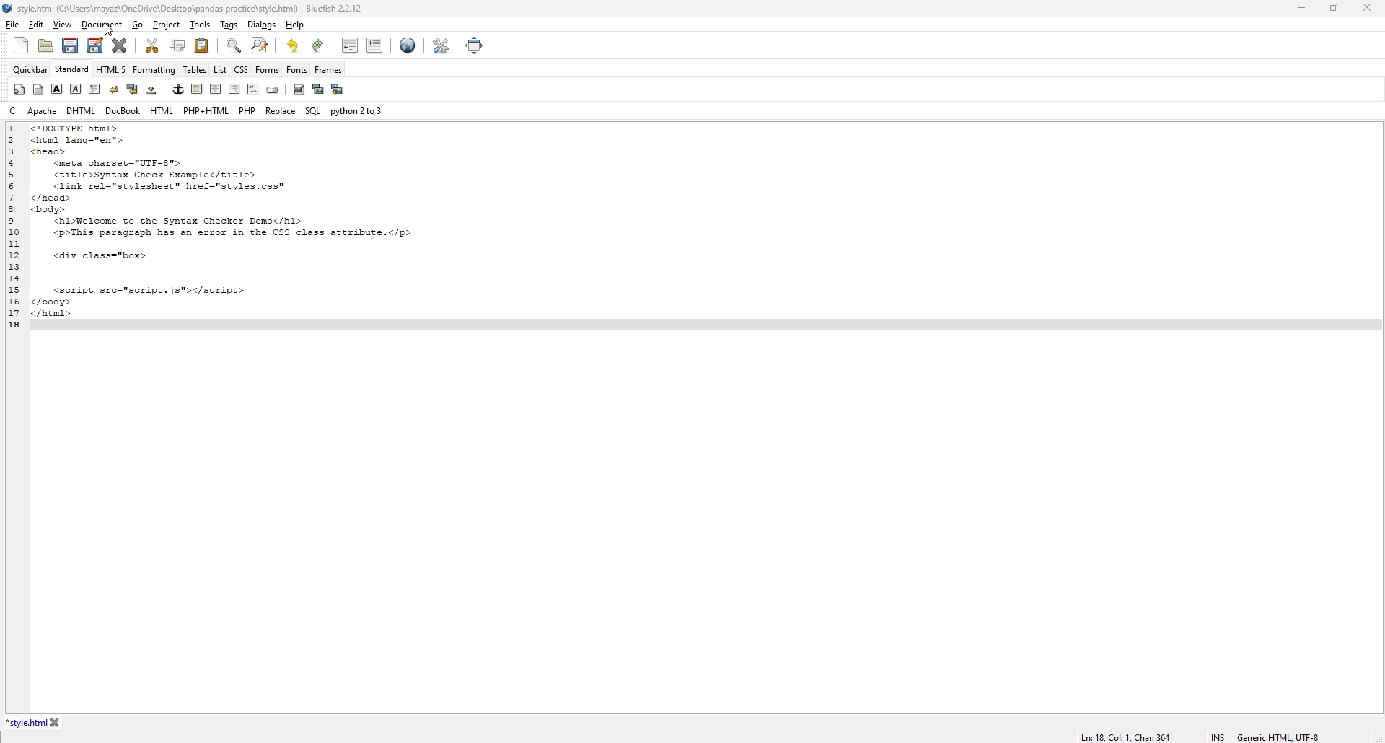 Image resolution: width=1385 pixels, height=743 pixels. What do you see at coordinates (253, 88) in the screenshot?
I see `html comment` at bounding box center [253, 88].